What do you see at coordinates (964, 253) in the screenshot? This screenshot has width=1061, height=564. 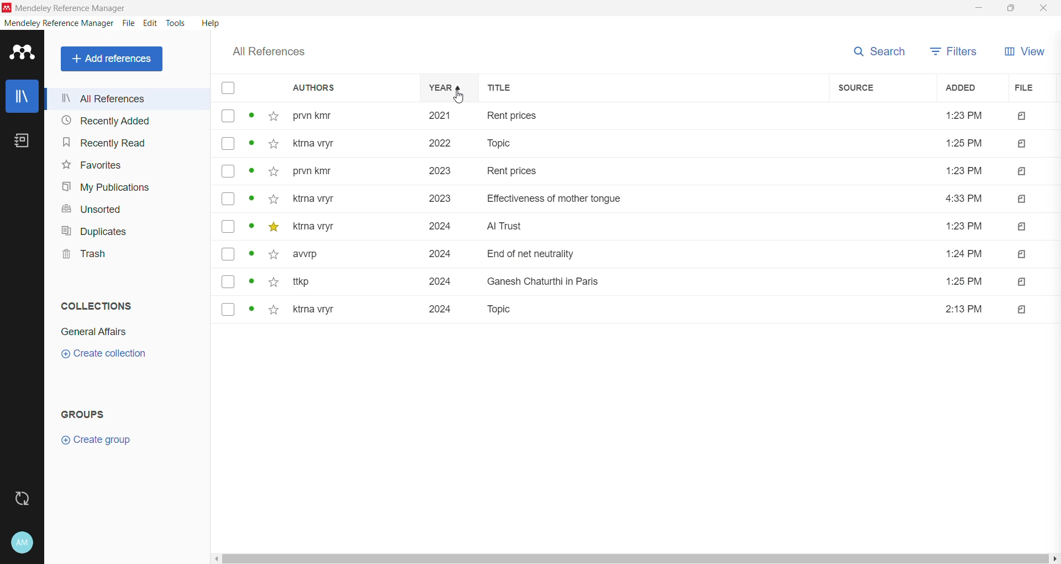 I see `1:24 PM` at bounding box center [964, 253].